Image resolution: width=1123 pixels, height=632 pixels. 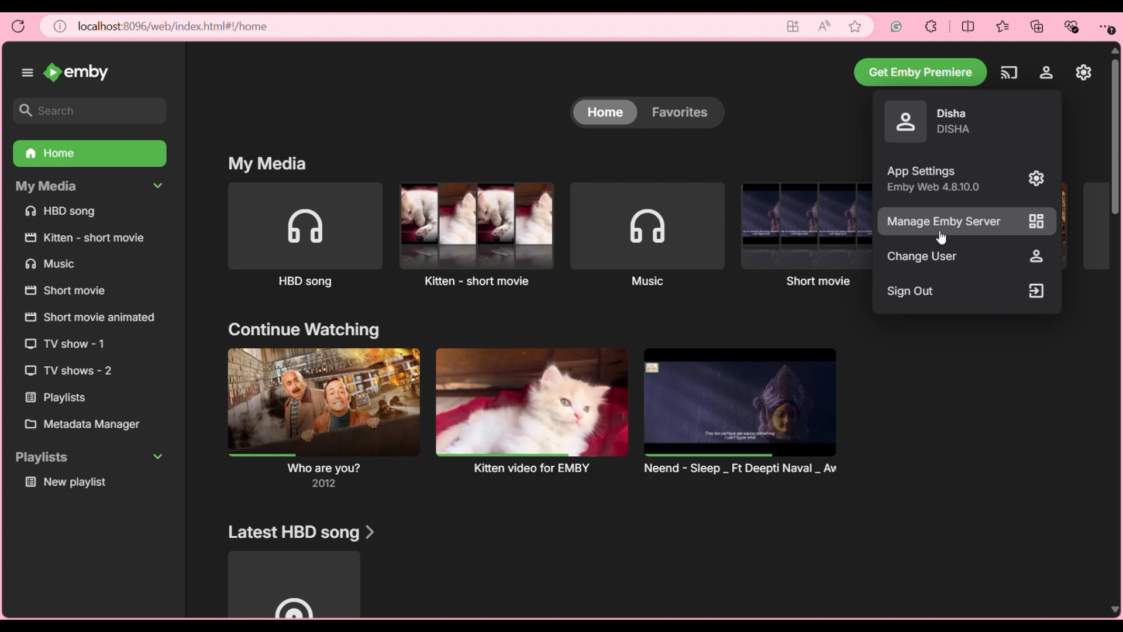 I want to click on Home, current selection highlighted, so click(x=90, y=154).